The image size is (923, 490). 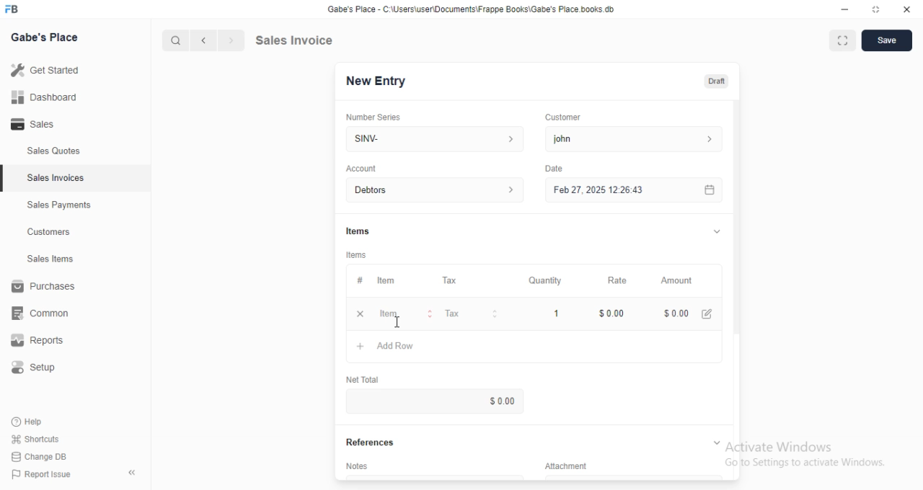 I want to click on Expand, so click(x=713, y=231).